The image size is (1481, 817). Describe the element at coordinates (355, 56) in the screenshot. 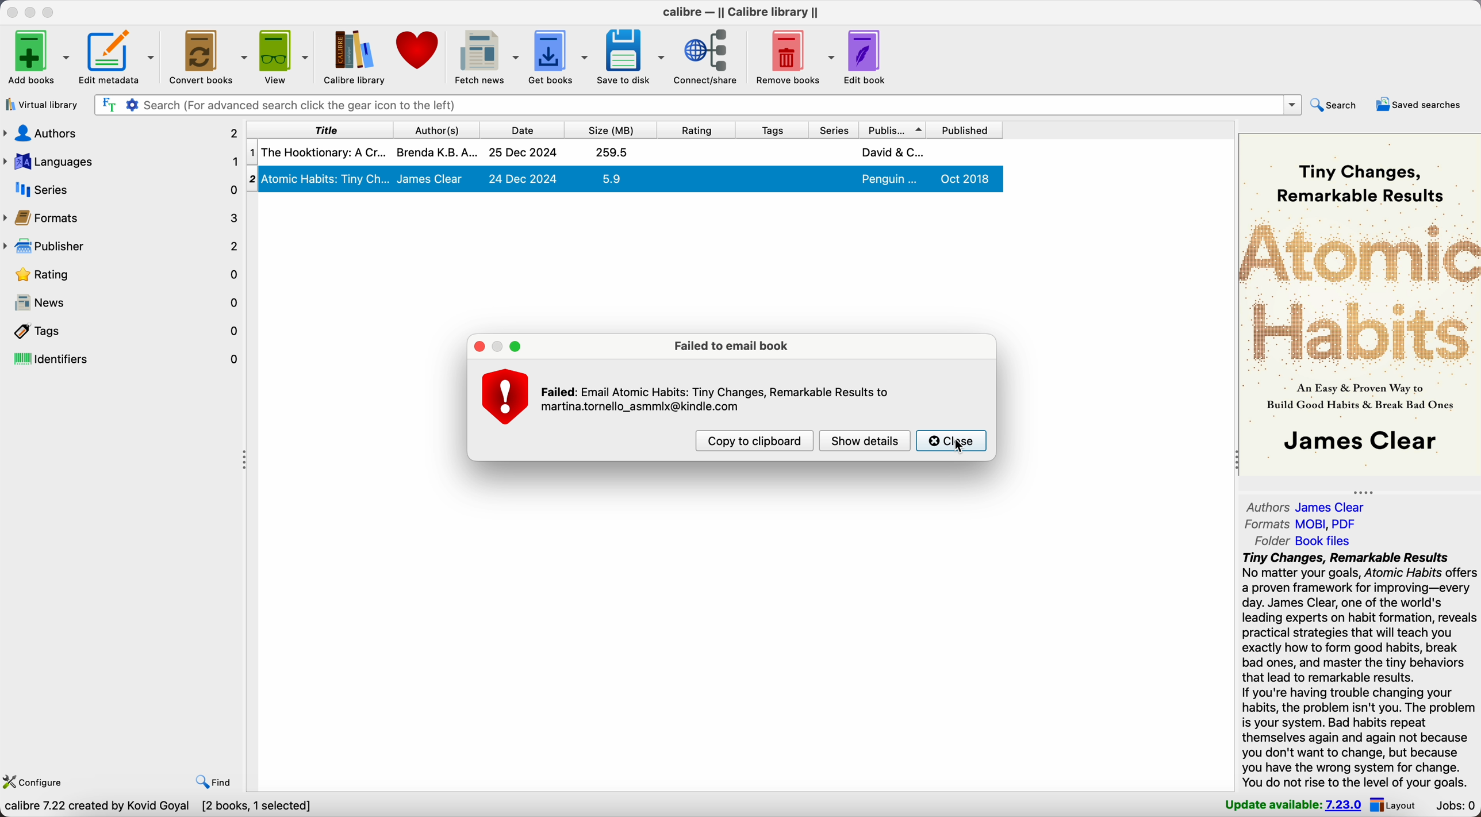

I see `Calibre library` at that location.